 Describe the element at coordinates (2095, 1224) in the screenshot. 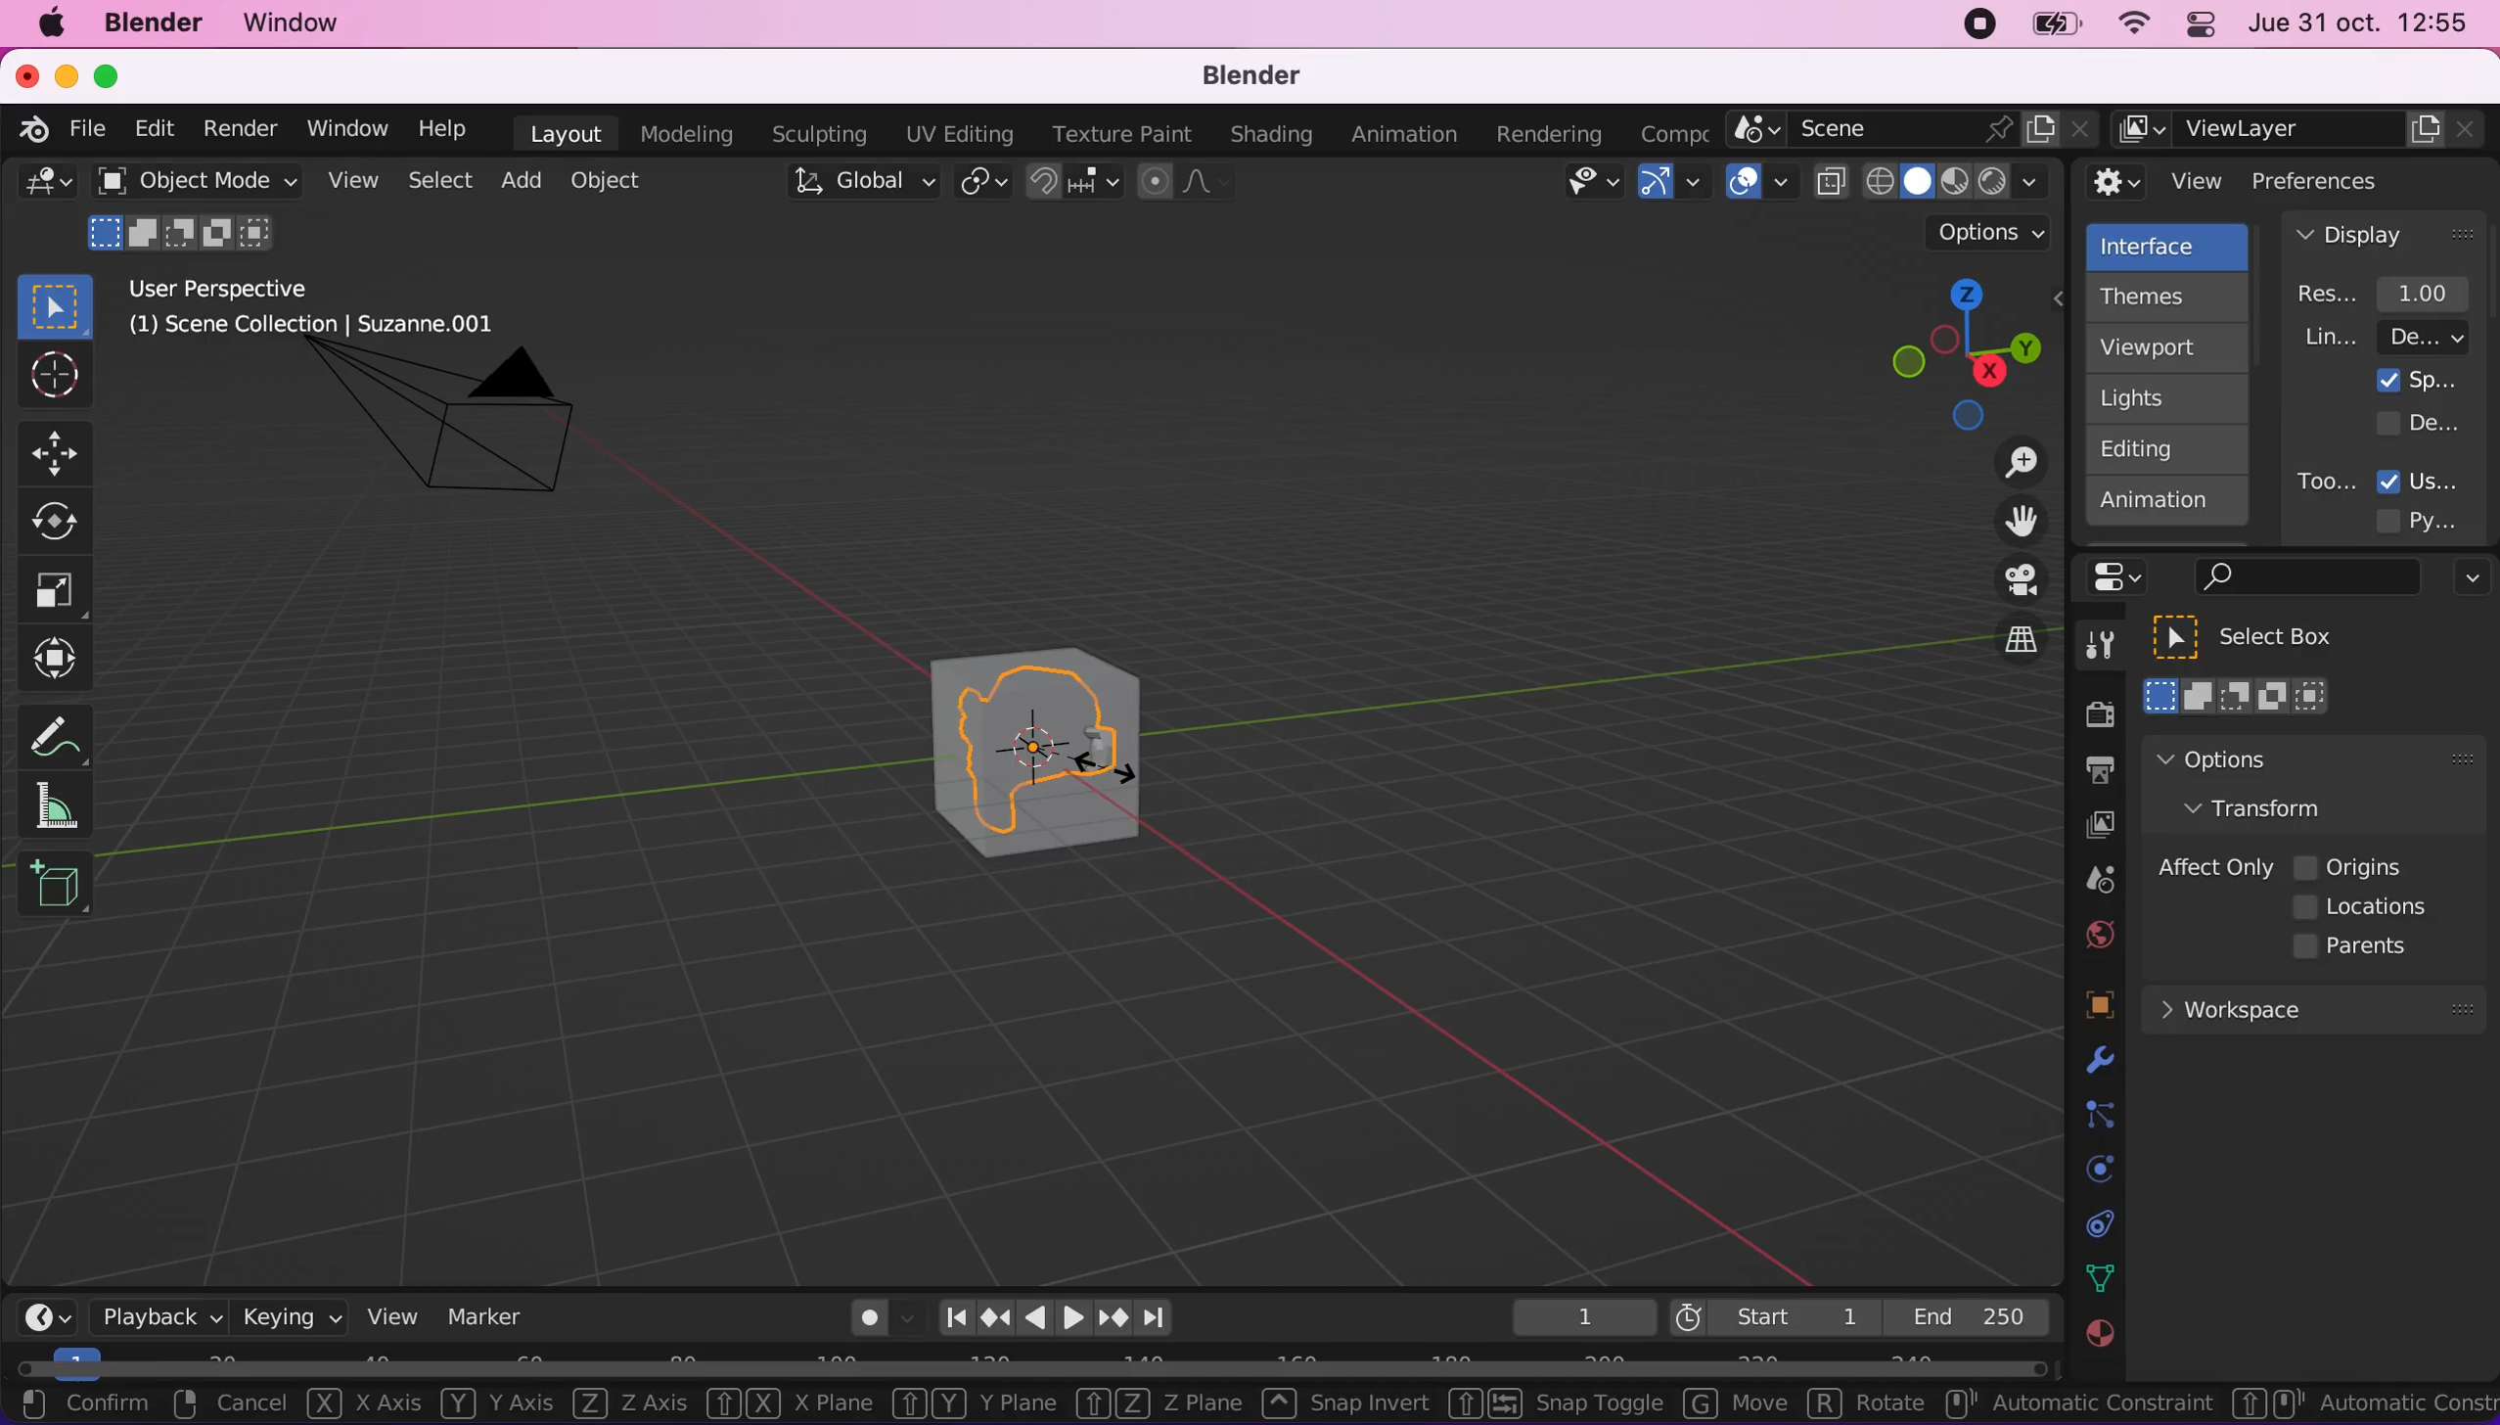

I see `collection` at that location.